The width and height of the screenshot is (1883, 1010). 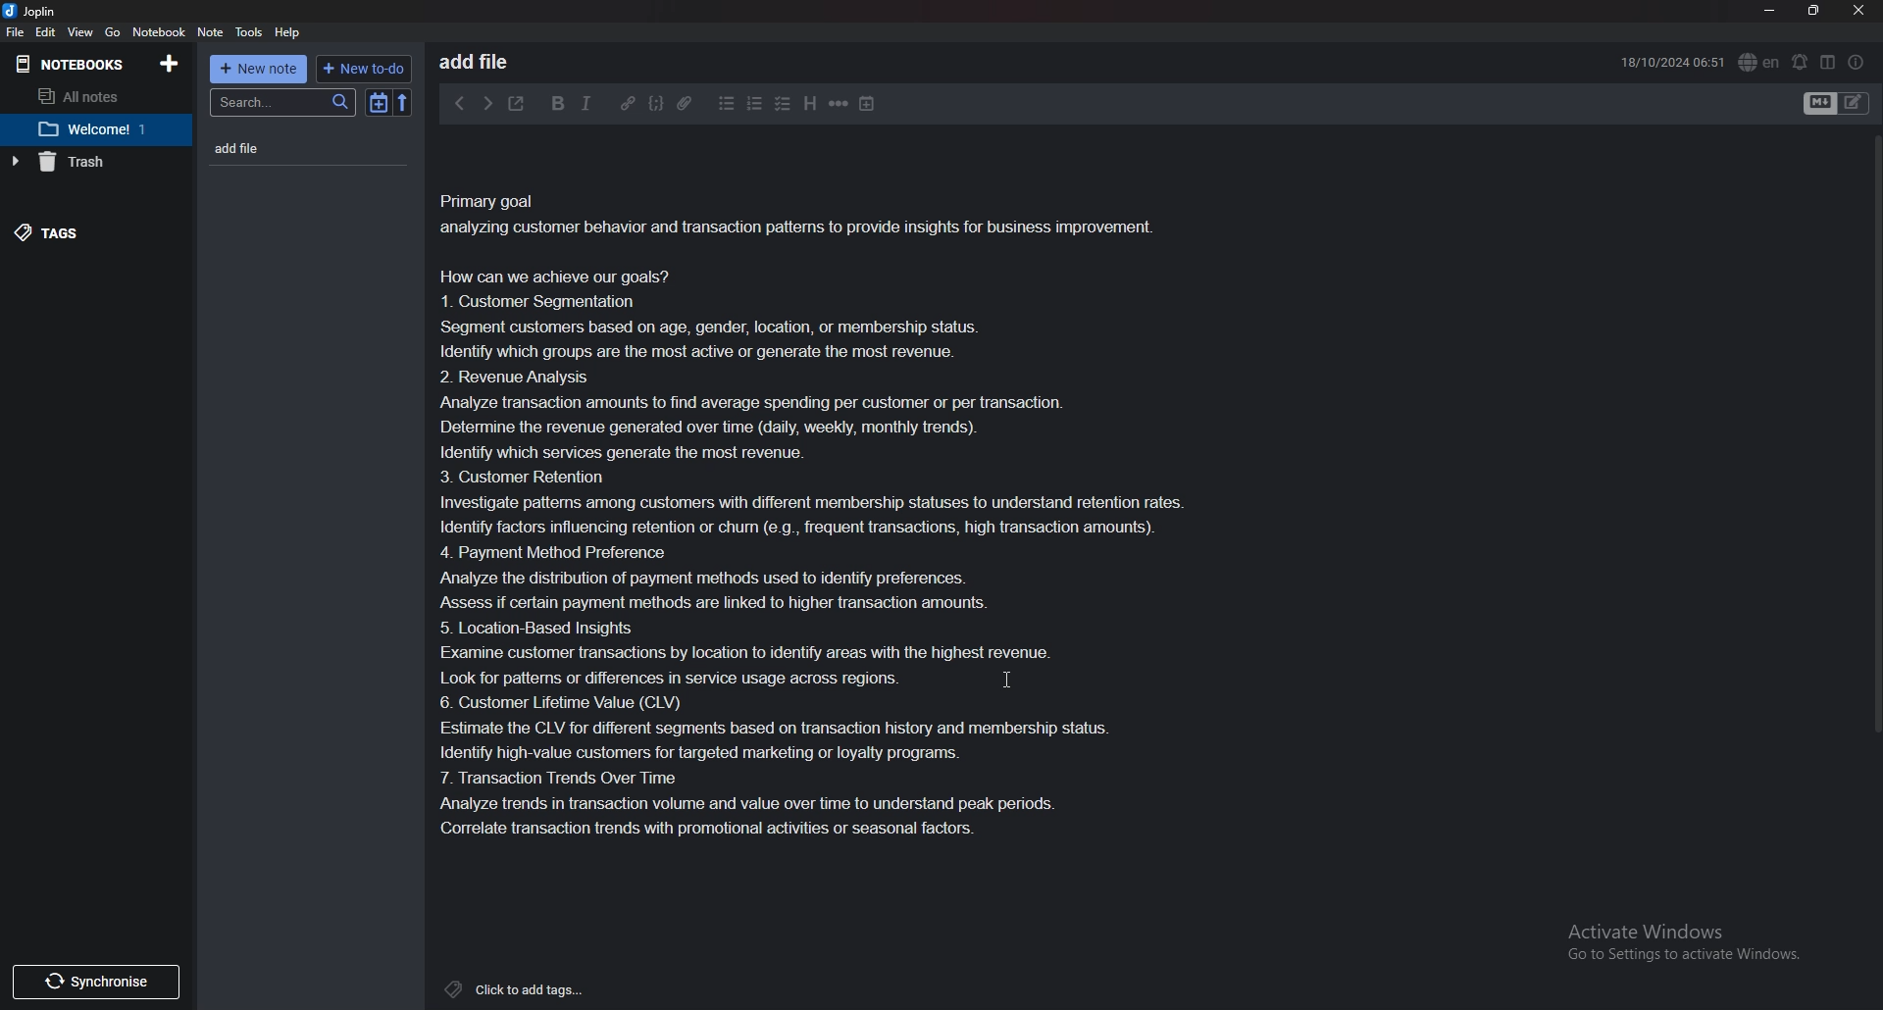 I want to click on Edit, so click(x=46, y=32).